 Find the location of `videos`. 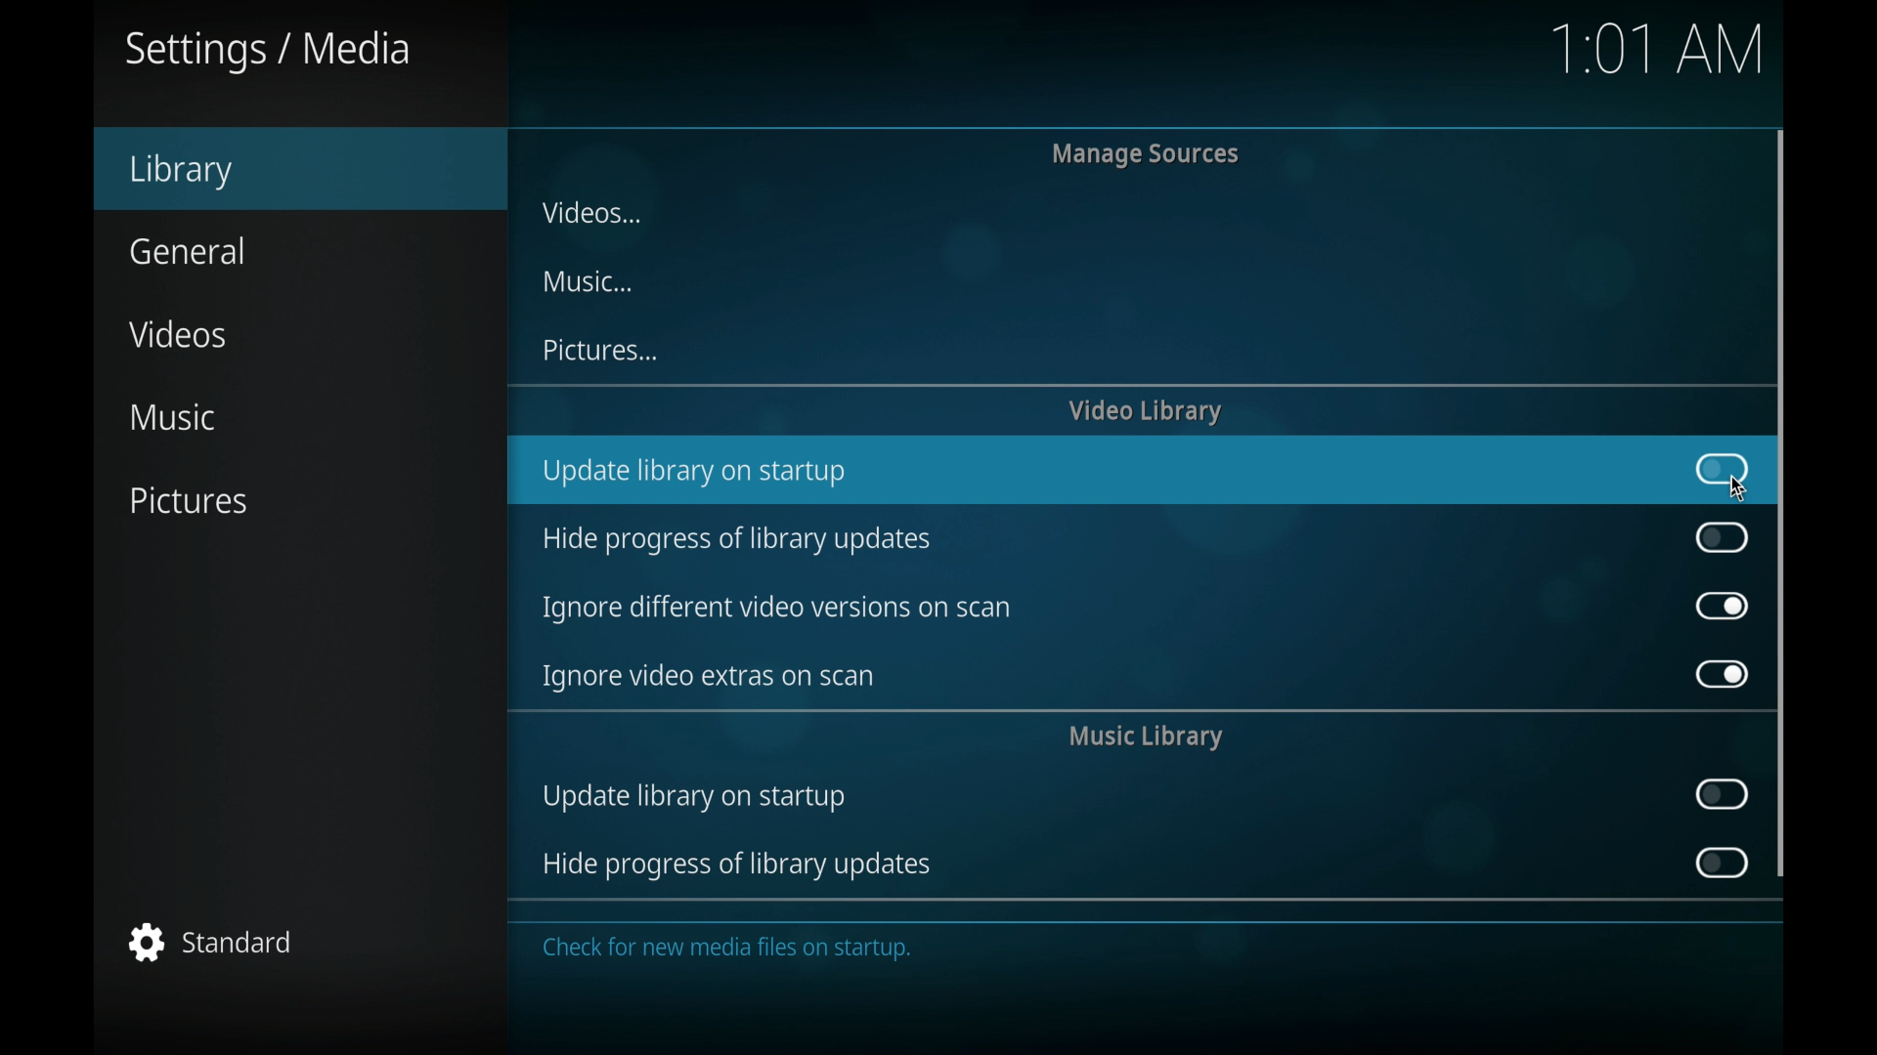

videos is located at coordinates (176, 334).